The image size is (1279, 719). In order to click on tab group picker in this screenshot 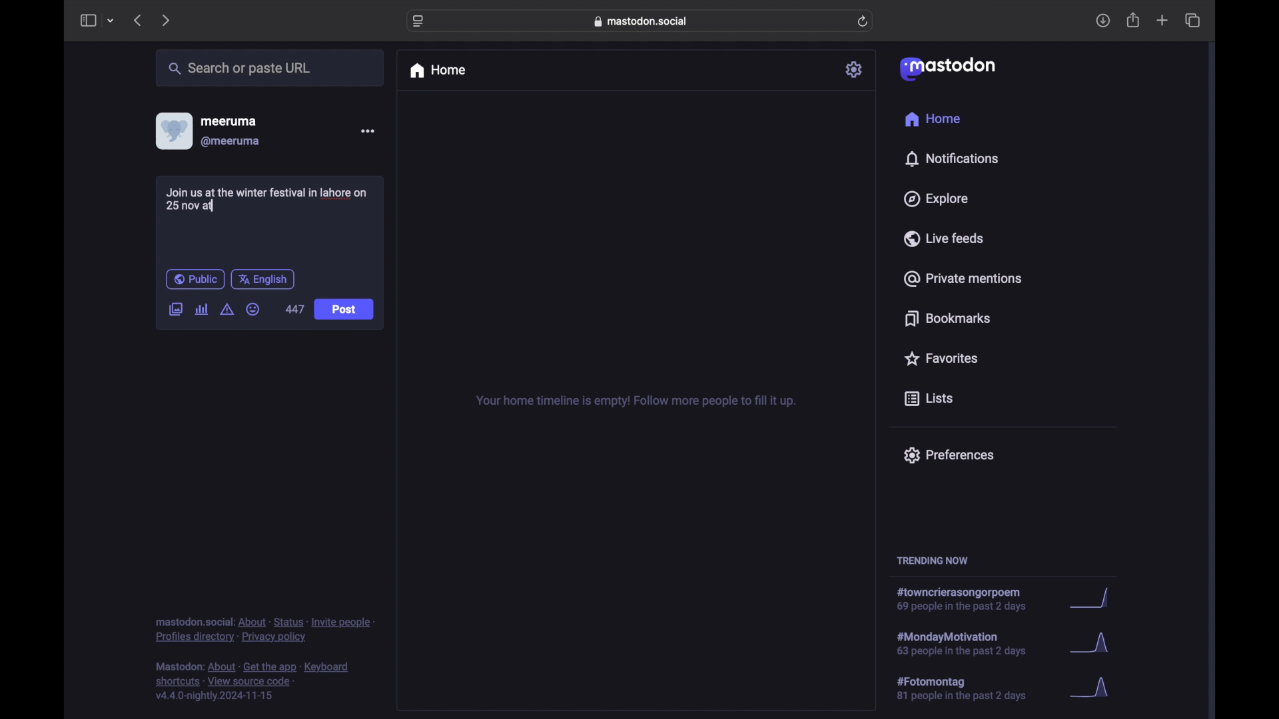, I will do `click(111, 21)`.